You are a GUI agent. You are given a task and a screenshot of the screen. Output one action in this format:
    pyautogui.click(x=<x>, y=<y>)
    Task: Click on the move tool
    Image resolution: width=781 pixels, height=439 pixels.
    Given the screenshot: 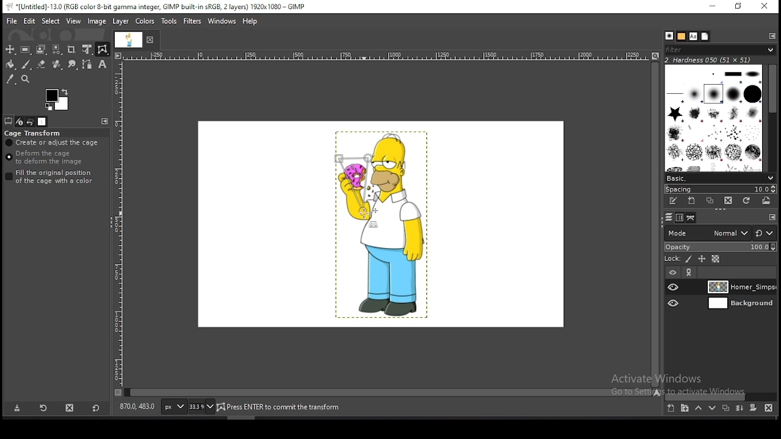 What is the action you would take?
    pyautogui.click(x=10, y=49)
    